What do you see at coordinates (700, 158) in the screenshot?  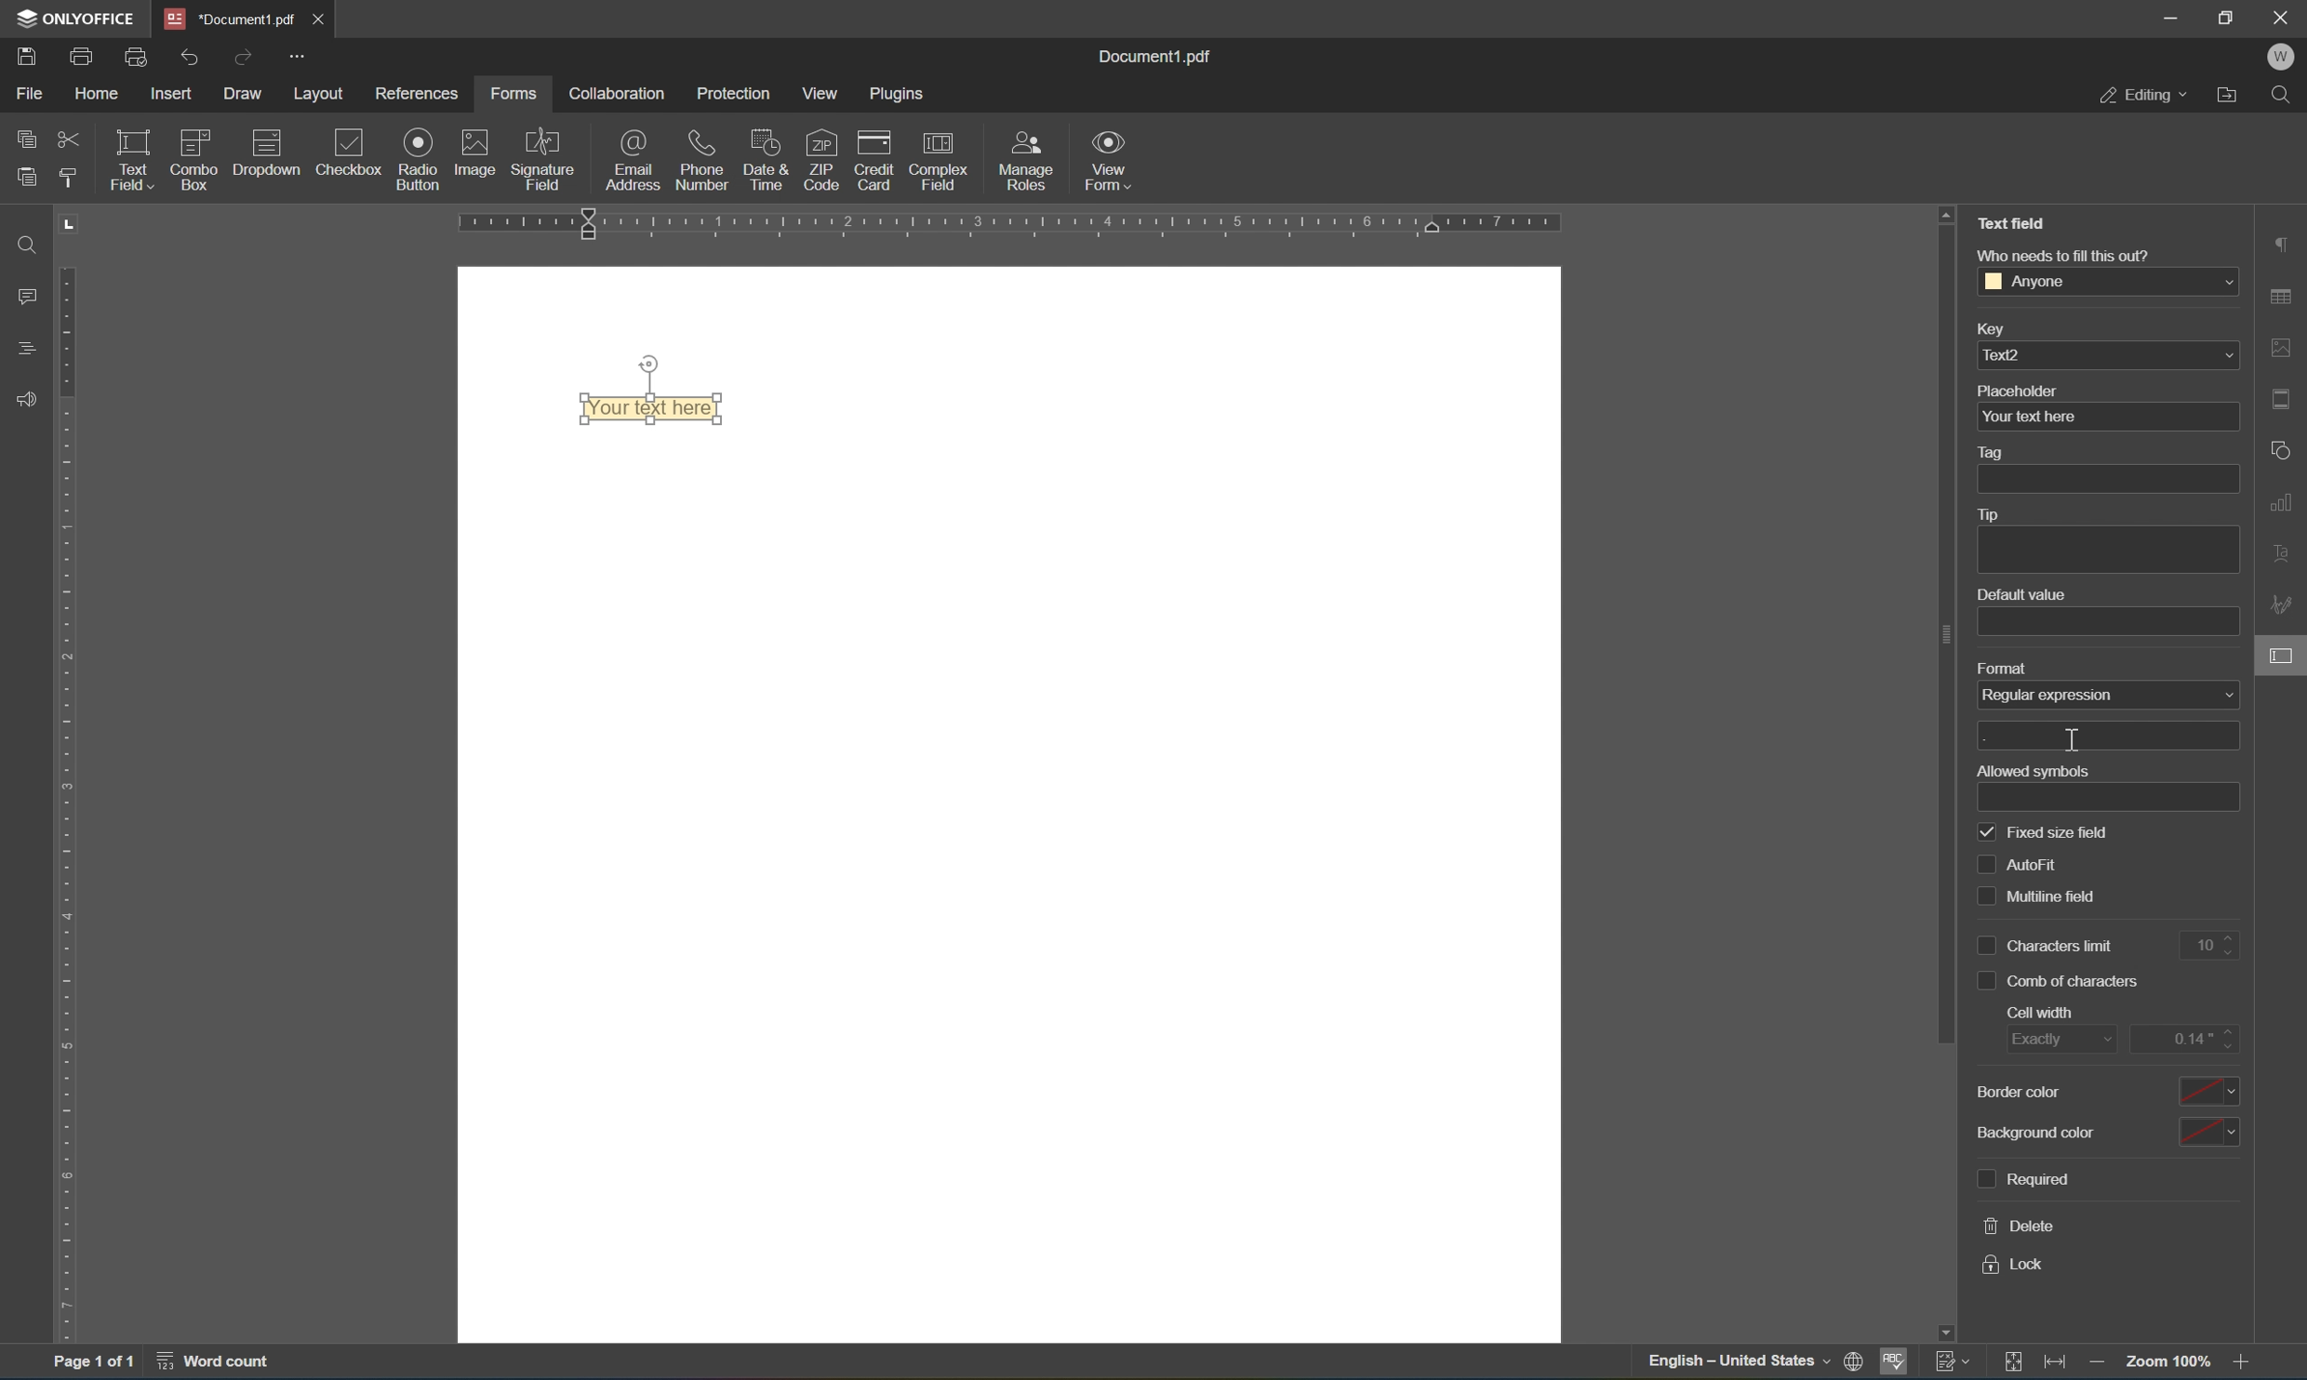 I see `phone number` at bounding box center [700, 158].